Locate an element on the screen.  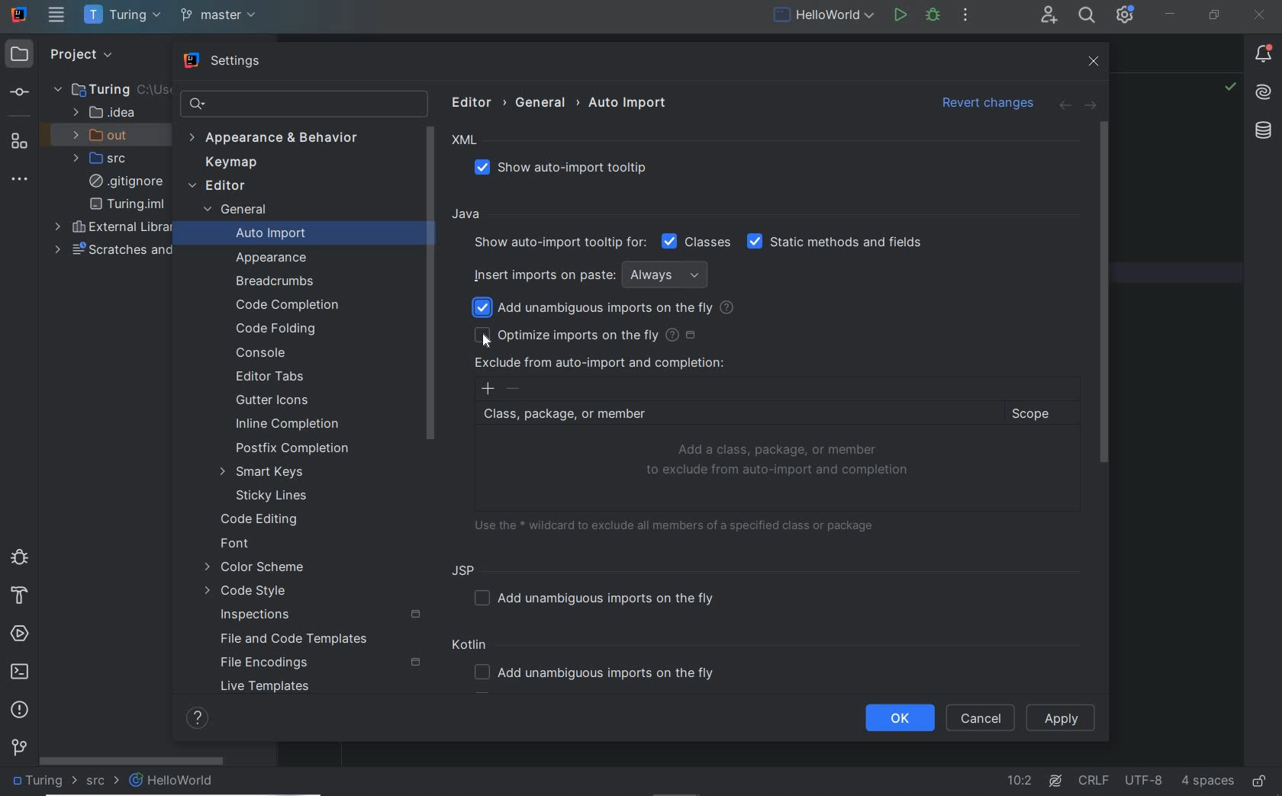
FILE ENCODING is located at coordinates (319, 663).